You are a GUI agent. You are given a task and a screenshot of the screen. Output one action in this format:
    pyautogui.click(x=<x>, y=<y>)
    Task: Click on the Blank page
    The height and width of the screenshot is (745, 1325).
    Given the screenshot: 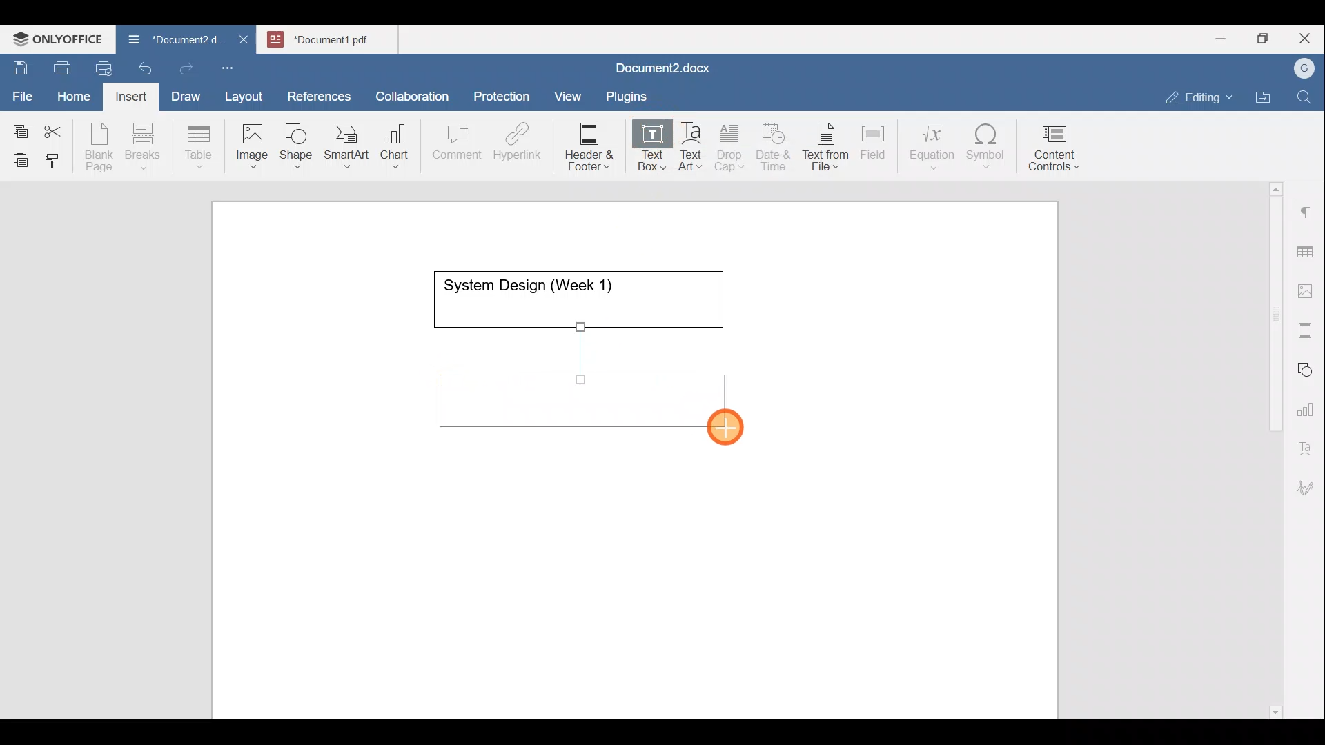 What is the action you would take?
    pyautogui.click(x=101, y=147)
    